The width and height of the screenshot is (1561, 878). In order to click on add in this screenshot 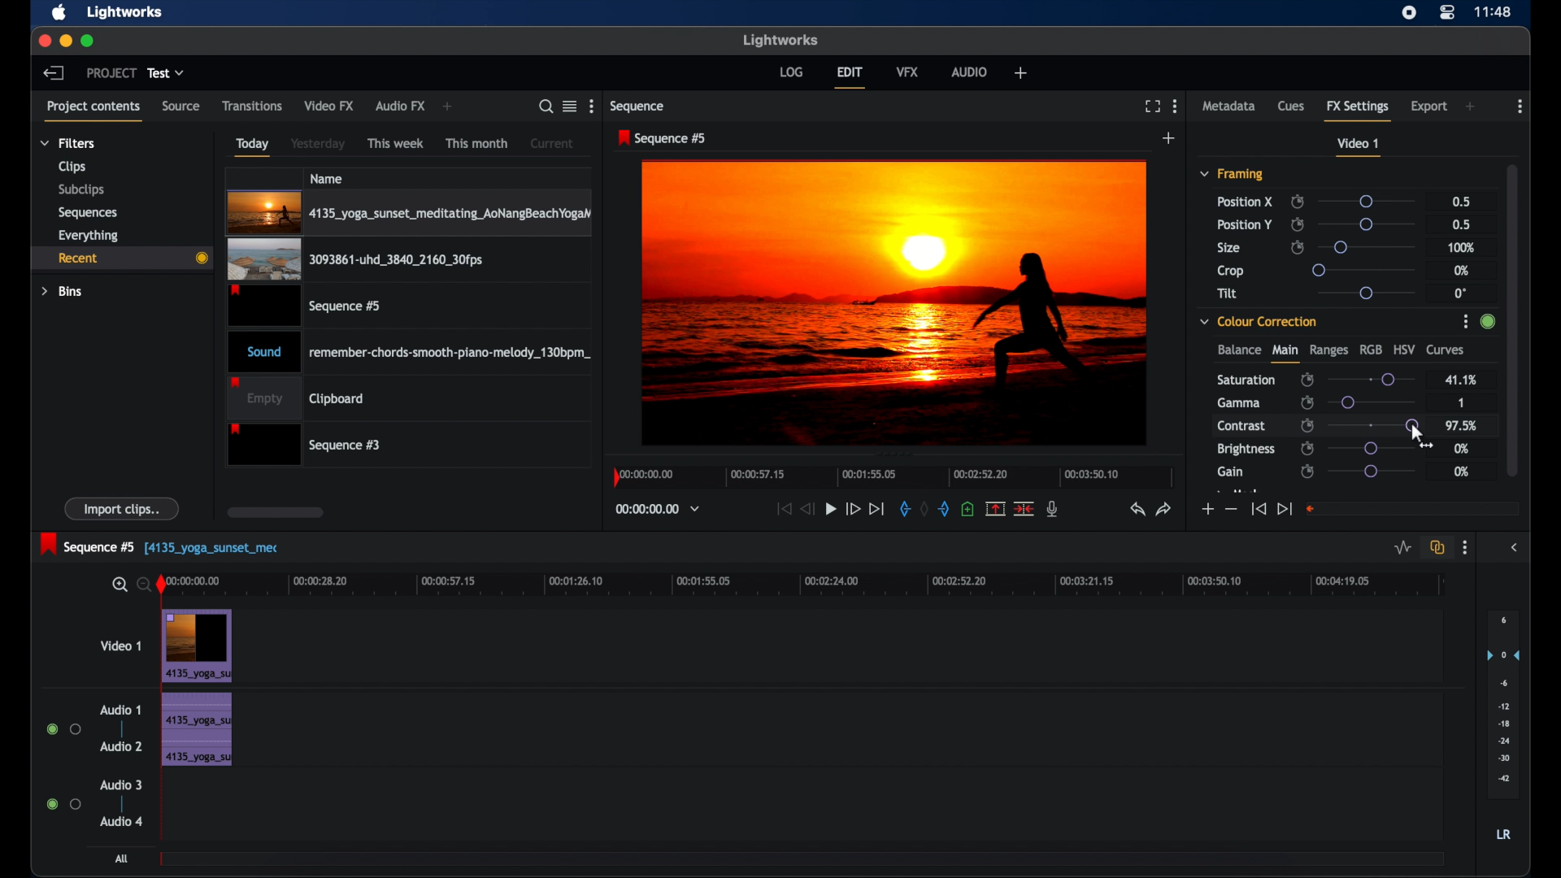, I will do `click(449, 107)`.